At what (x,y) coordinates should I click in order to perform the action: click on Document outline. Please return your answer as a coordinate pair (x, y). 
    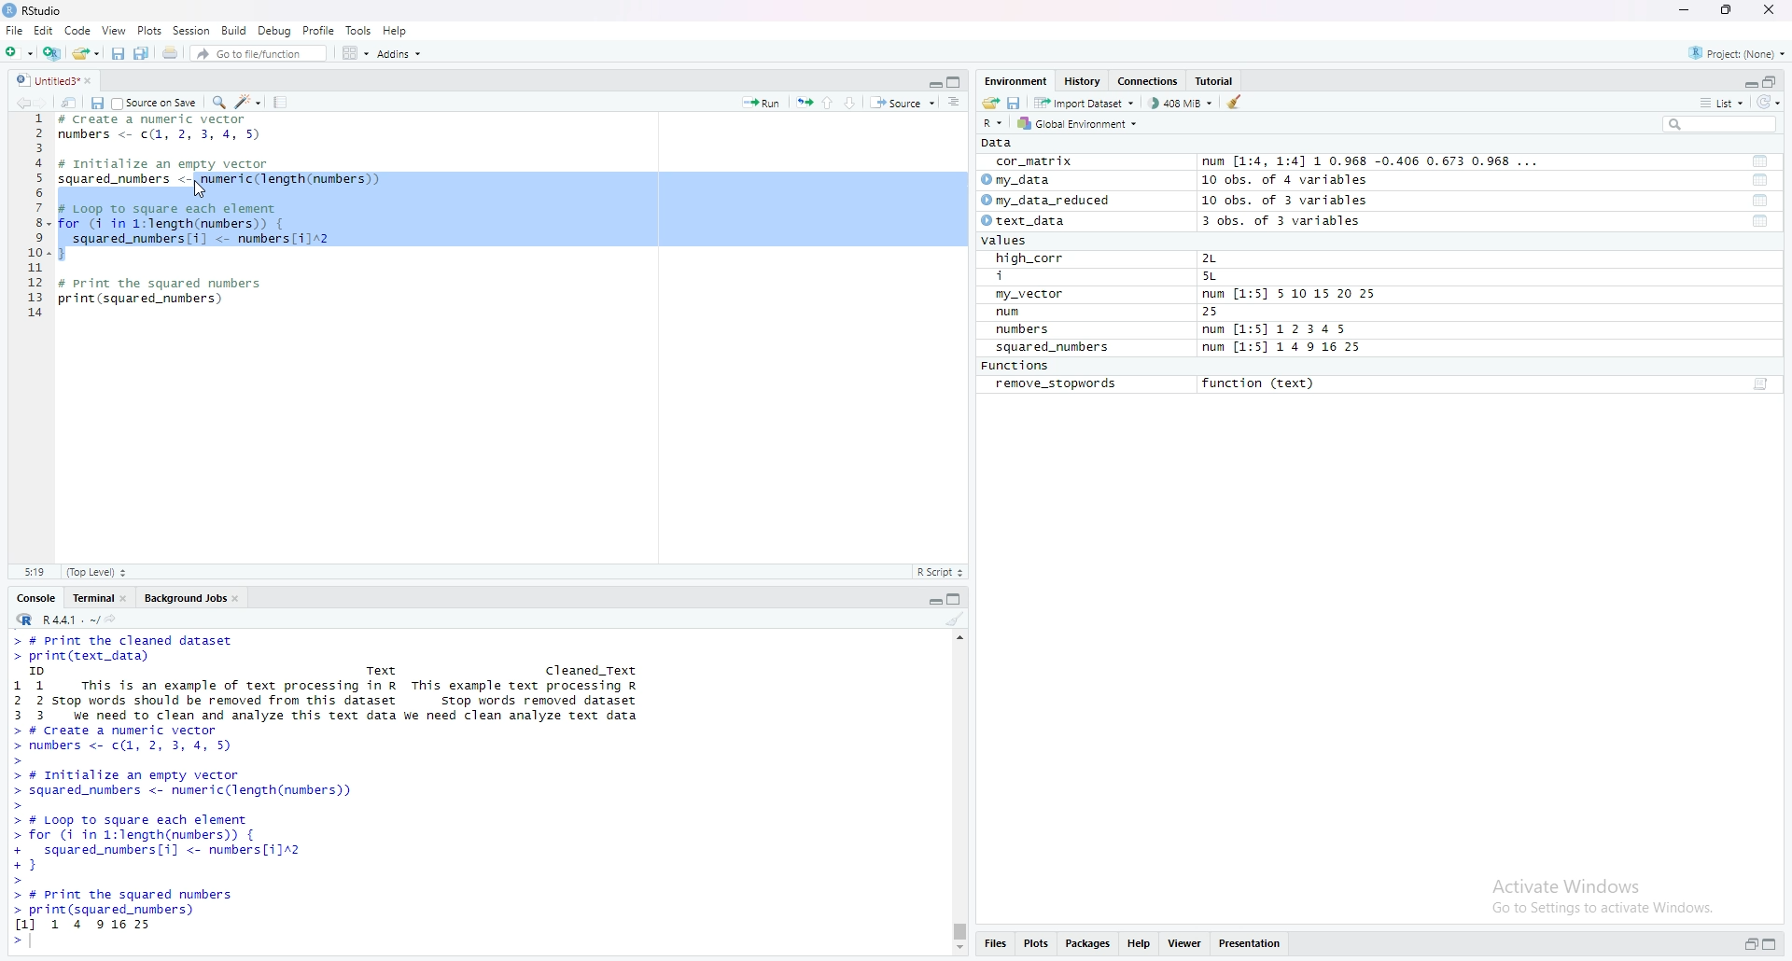
    Looking at the image, I should click on (956, 102).